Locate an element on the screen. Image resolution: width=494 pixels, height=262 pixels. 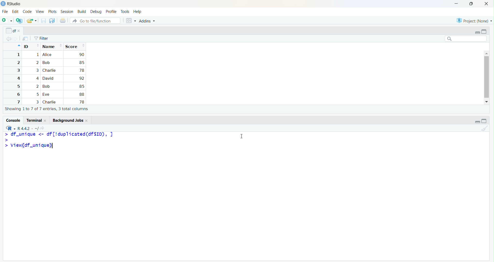
2 is located at coordinates (18, 63).